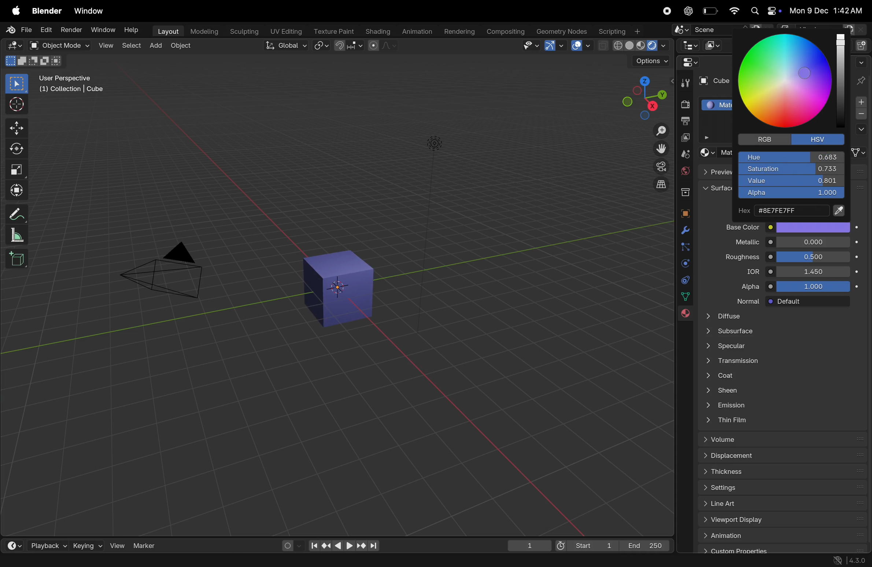 The image size is (872, 567). What do you see at coordinates (780, 486) in the screenshot?
I see `settings` at bounding box center [780, 486].